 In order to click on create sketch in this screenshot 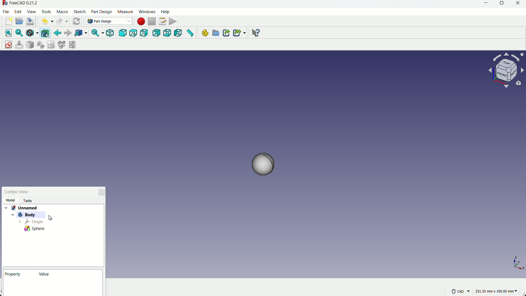, I will do `click(8, 44)`.